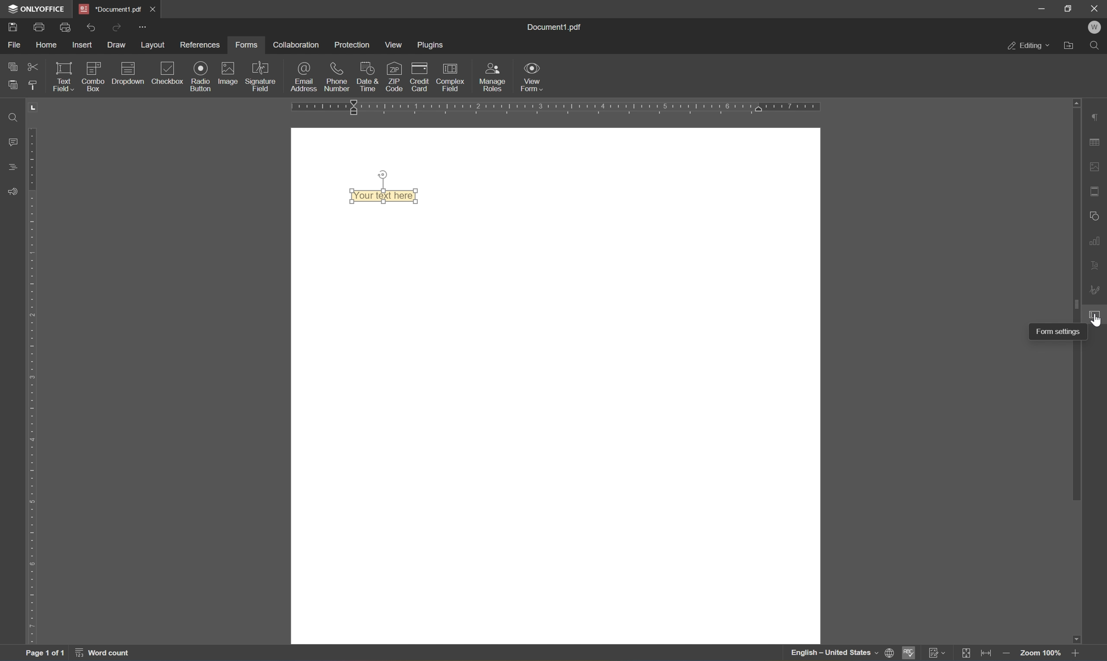 The width and height of the screenshot is (1107, 661). What do you see at coordinates (128, 67) in the screenshot?
I see `icon` at bounding box center [128, 67].